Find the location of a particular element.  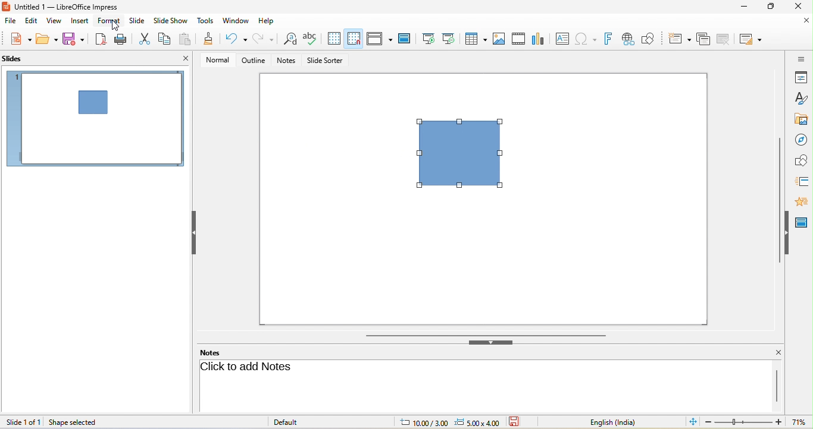

start from current slide is located at coordinates (450, 39).